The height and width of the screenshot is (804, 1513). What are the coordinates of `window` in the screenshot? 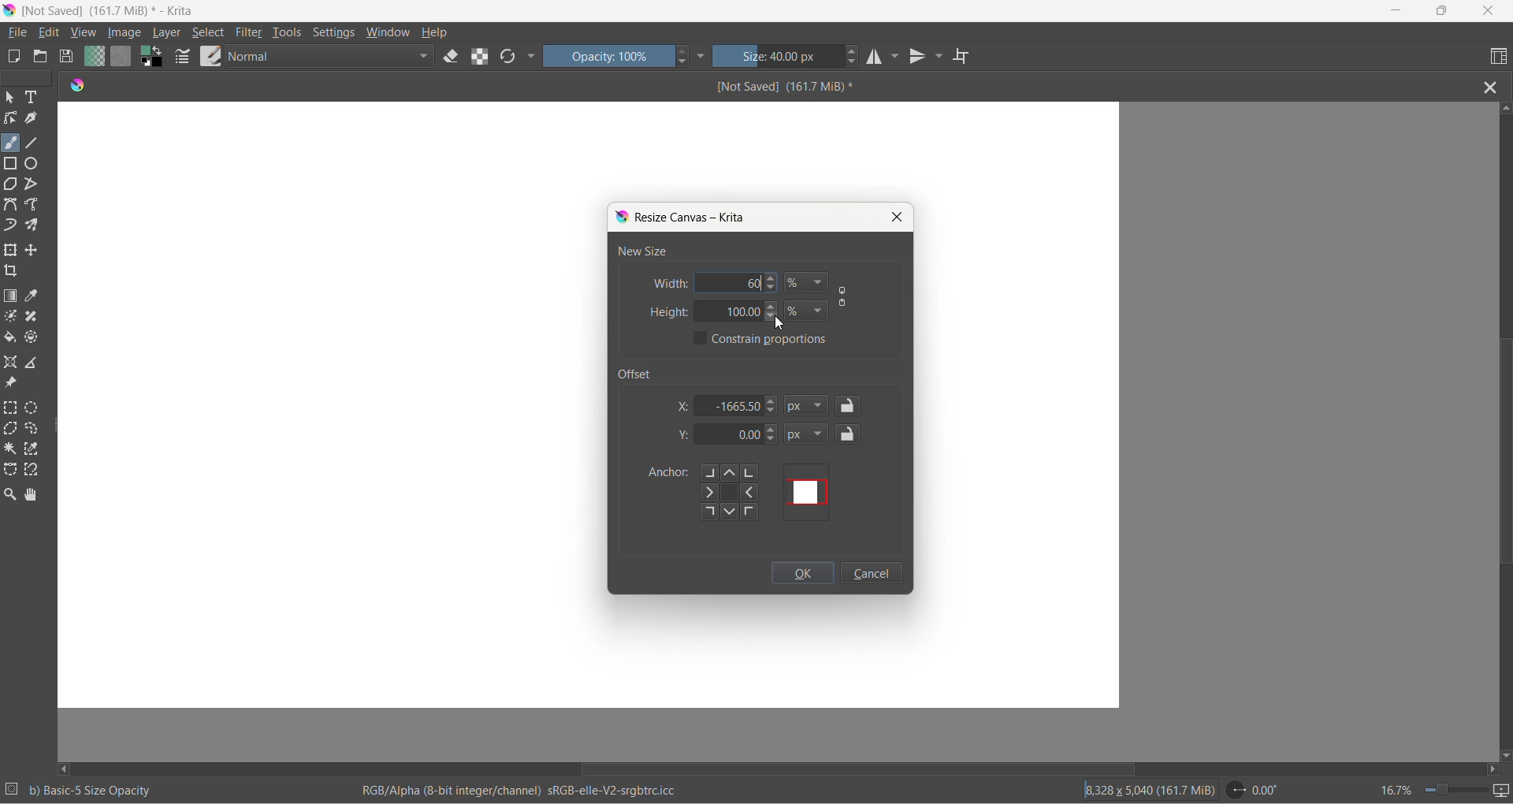 It's located at (387, 34).